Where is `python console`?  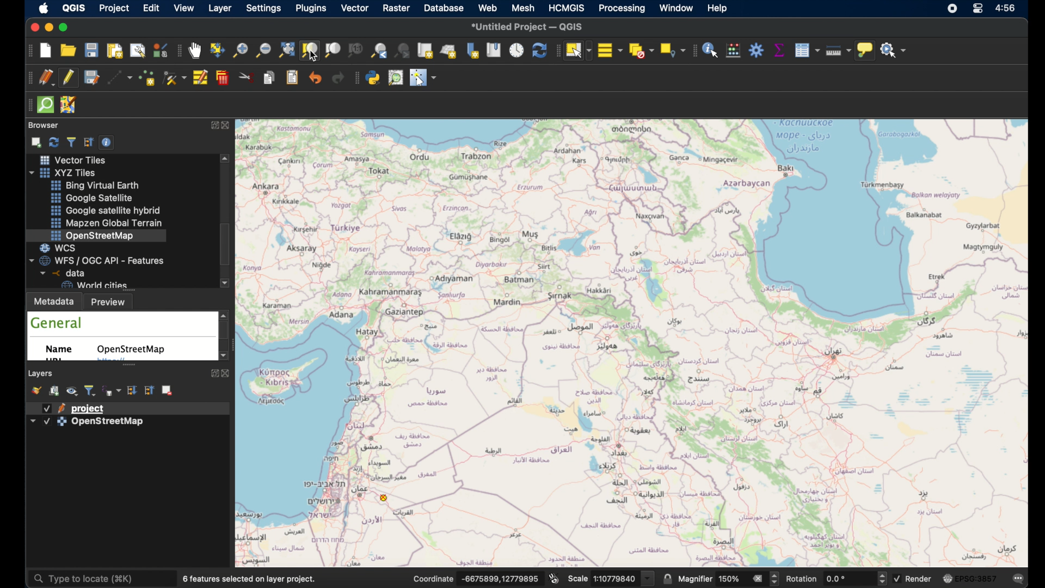
python console is located at coordinates (374, 77).